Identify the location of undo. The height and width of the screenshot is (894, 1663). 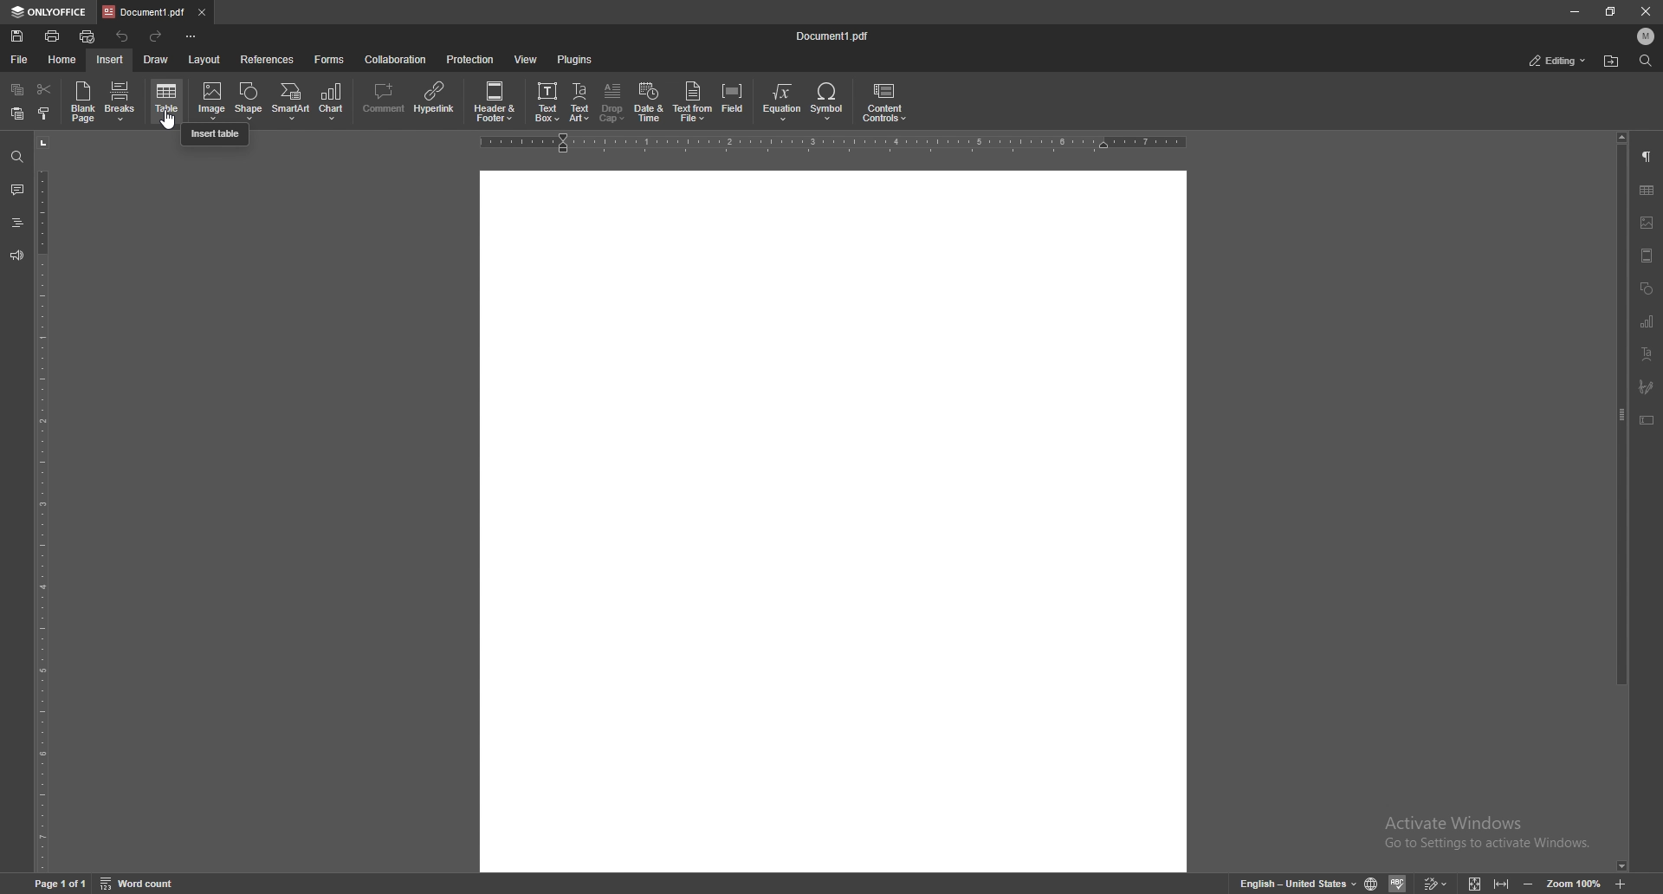
(125, 36).